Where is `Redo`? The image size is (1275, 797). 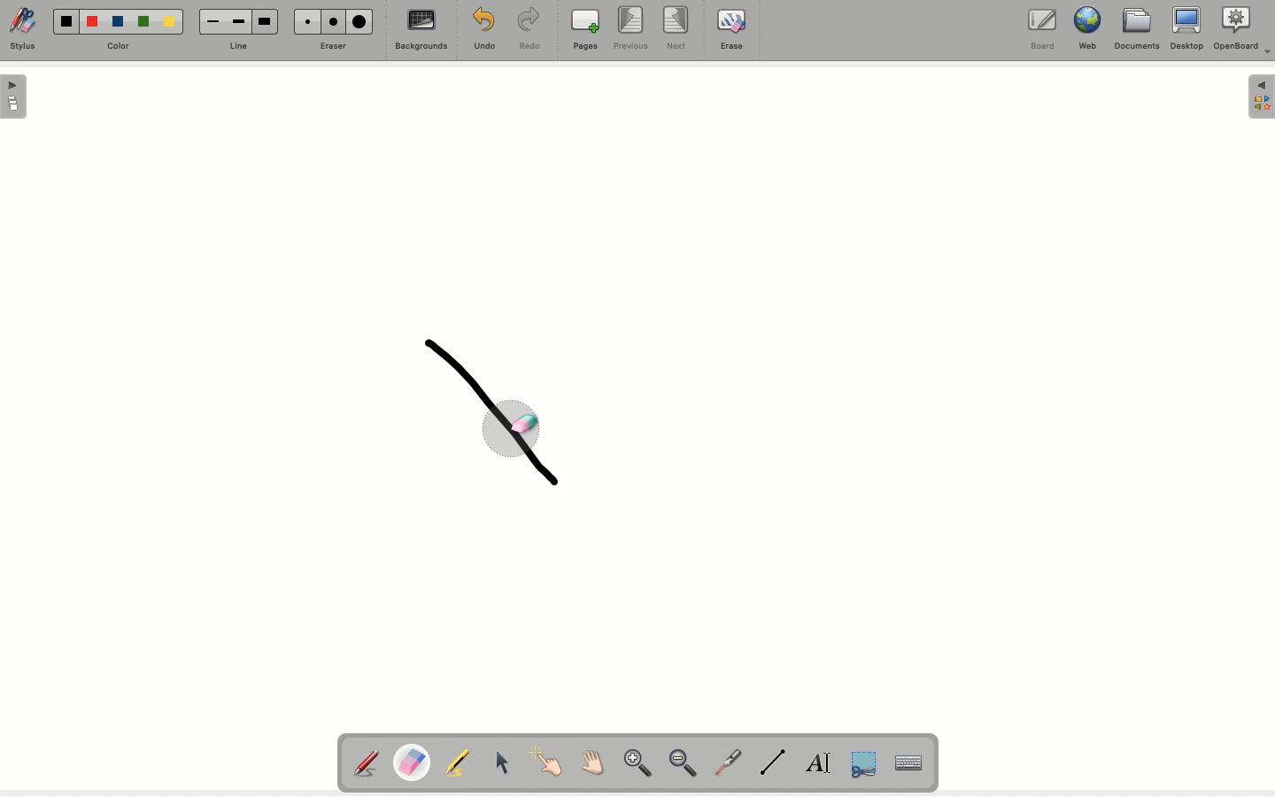
Redo is located at coordinates (531, 31).